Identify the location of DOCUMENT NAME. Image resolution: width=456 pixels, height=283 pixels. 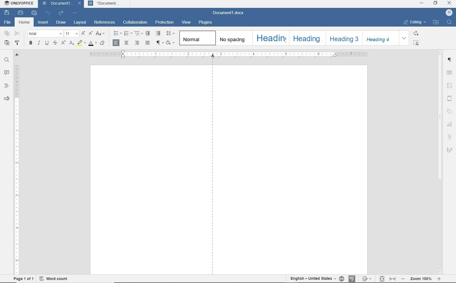
(230, 13).